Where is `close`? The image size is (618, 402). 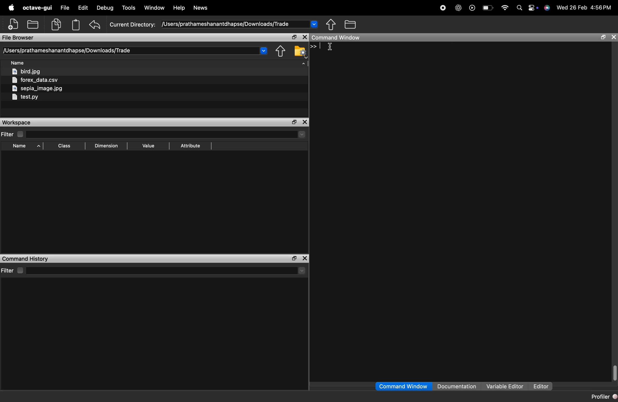 close is located at coordinates (305, 122).